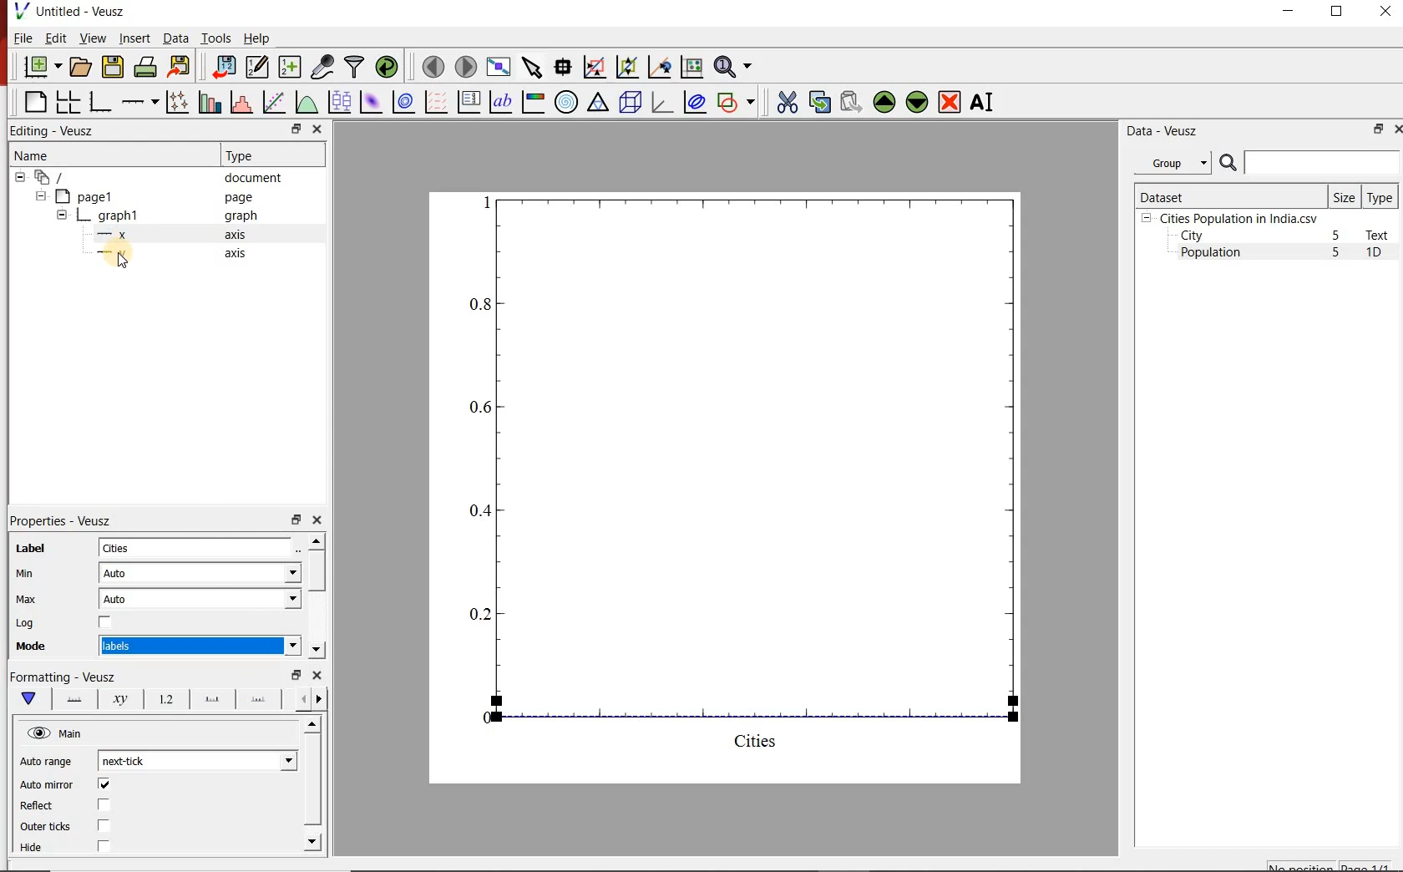  Describe the element at coordinates (256, 67) in the screenshot. I see `edit and enter new datasets` at that location.